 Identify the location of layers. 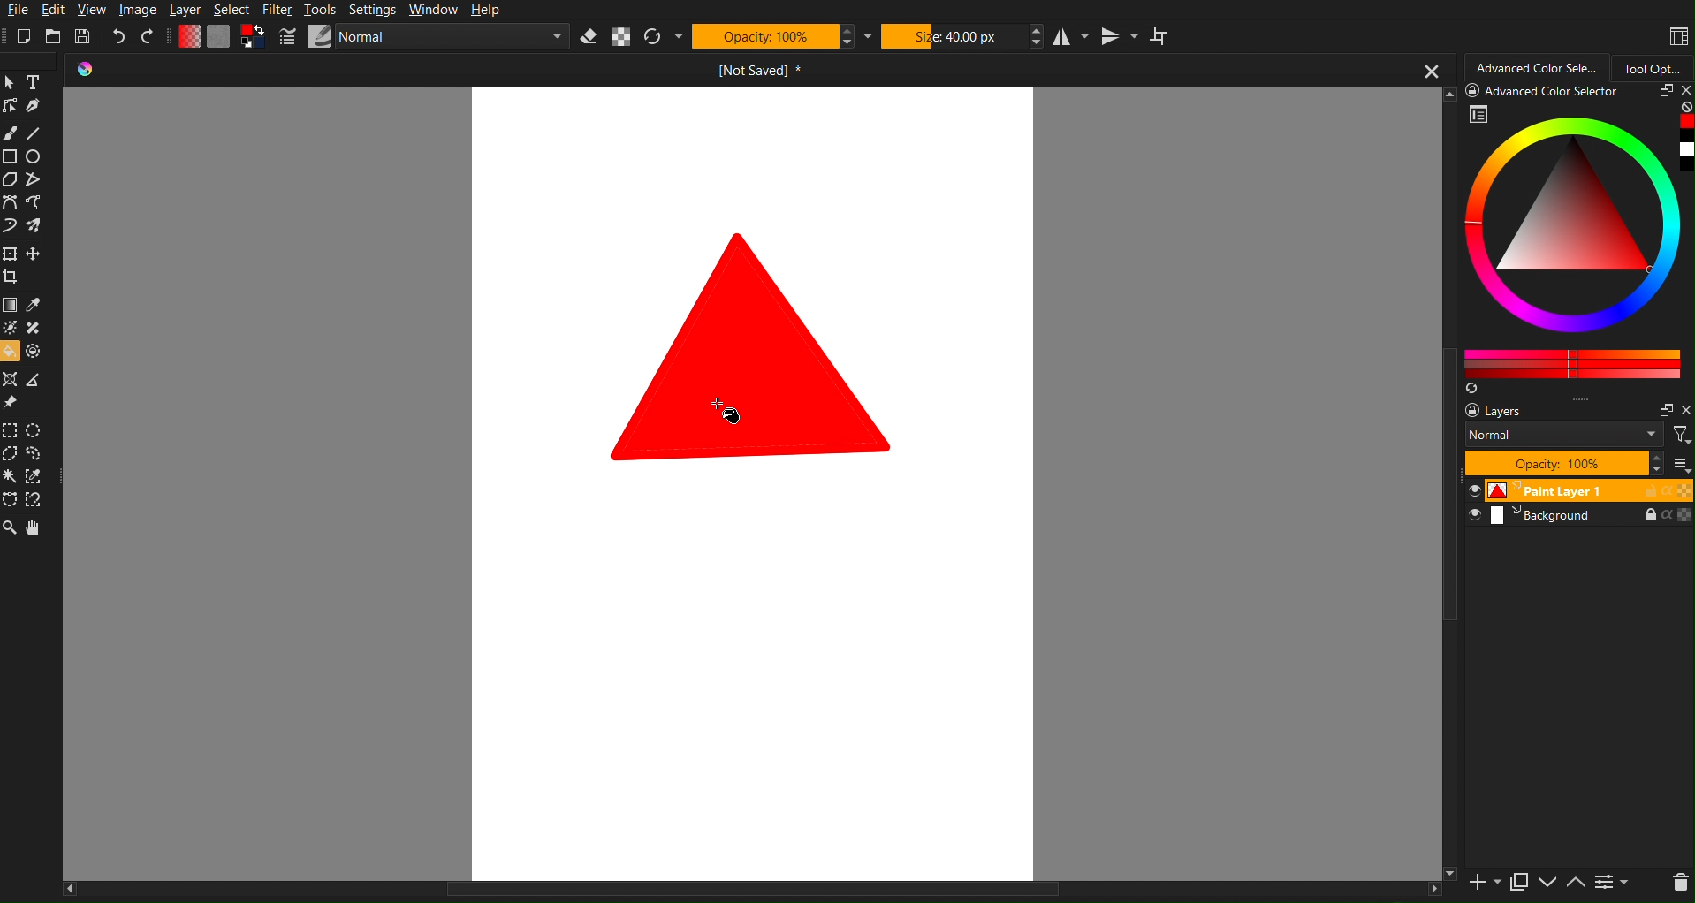
(1509, 412).